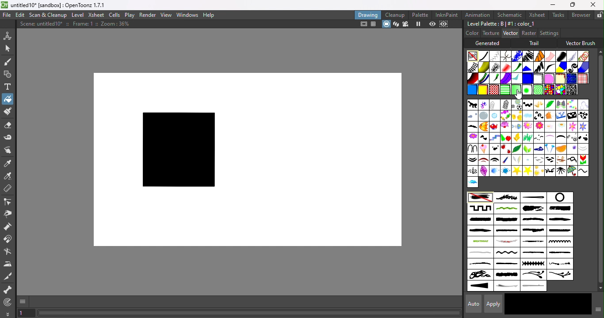  What do you see at coordinates (583, 56) in the screenshot?
I see `Bubbles` at bounding box center [583, 56].